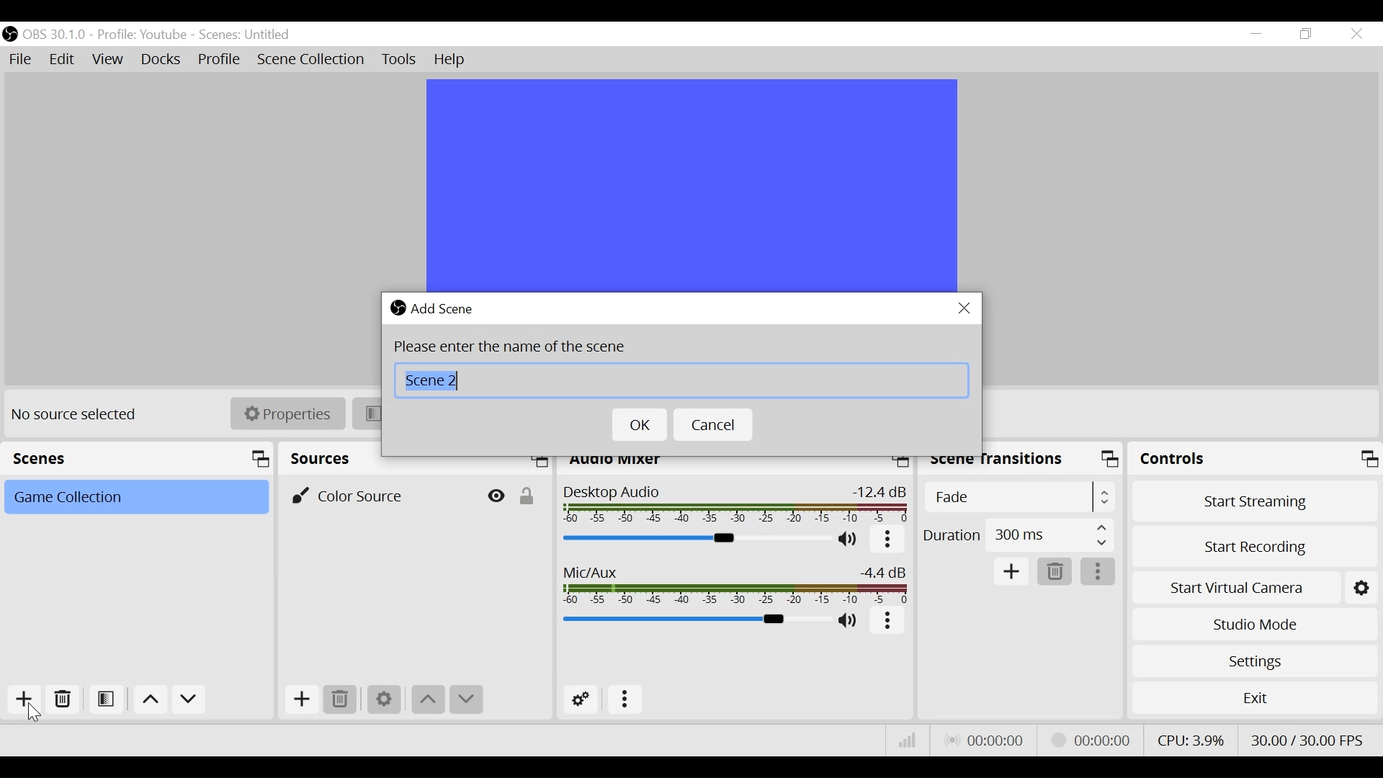 Image resolution: width=1383 pixels, height=778 pixels. What do you see at coordinates (1254, 661) in the screenshot?
I see `Settings` at bounding box center [1254, 661].